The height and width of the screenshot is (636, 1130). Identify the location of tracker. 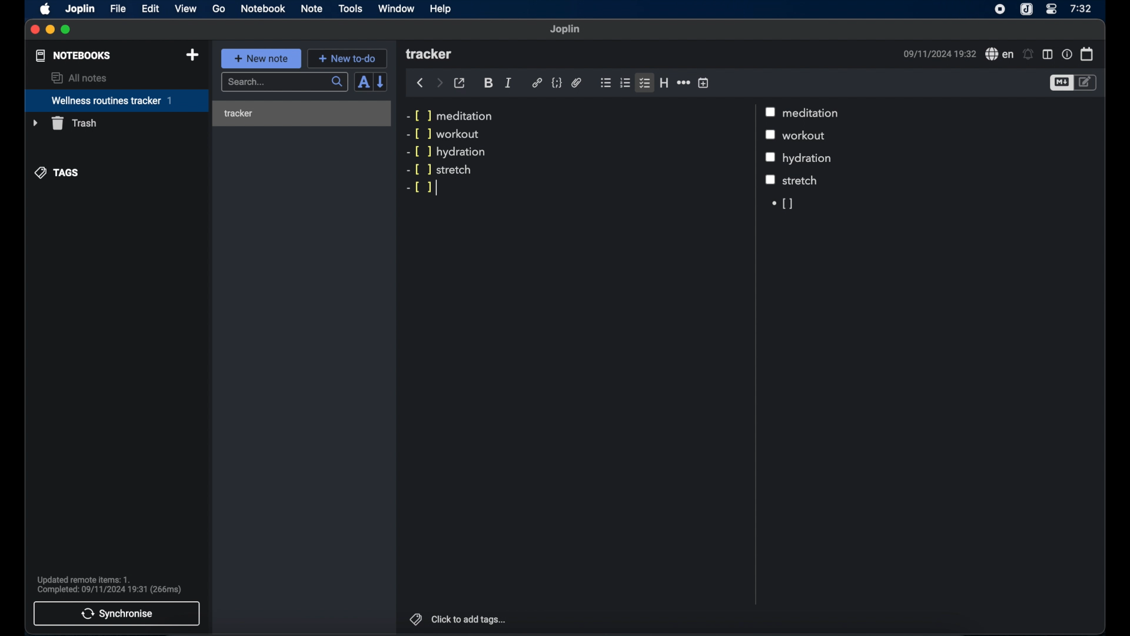
(300, 111).